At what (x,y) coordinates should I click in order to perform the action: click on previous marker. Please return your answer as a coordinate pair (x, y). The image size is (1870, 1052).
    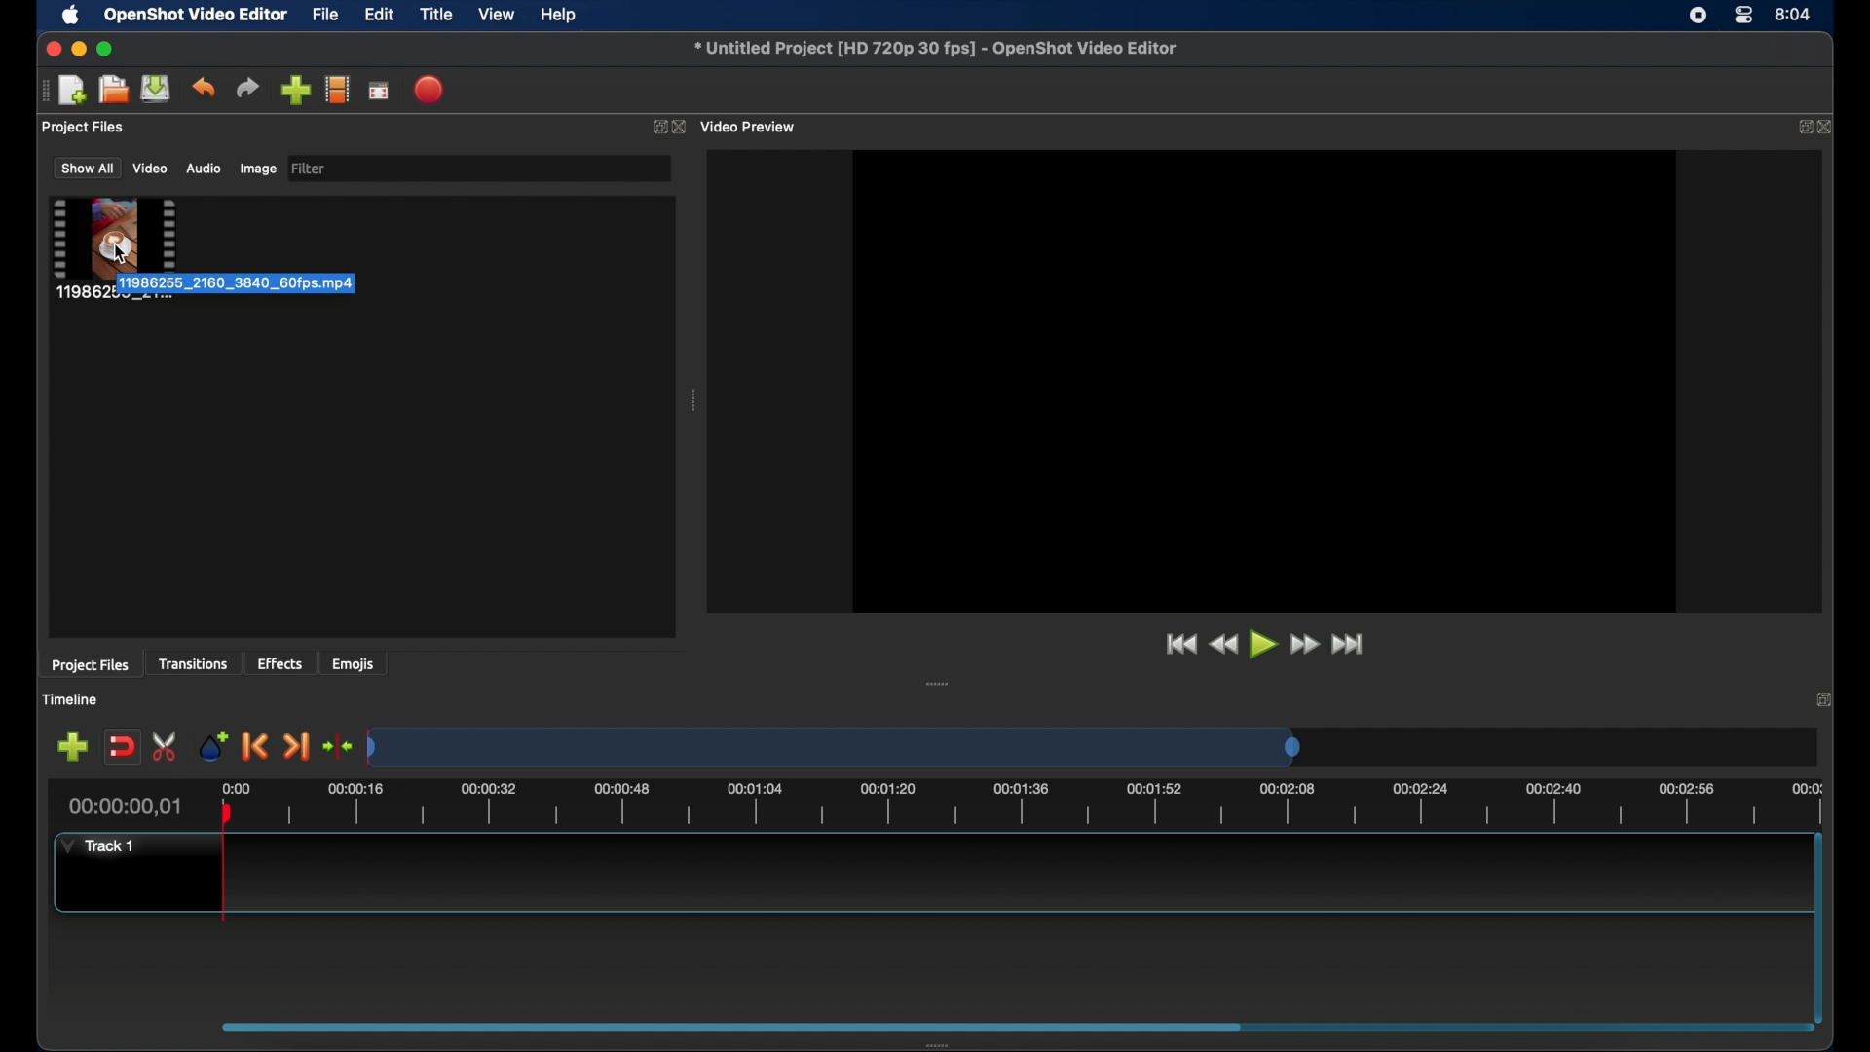
    Looking at the image, I should click on (255, 747).